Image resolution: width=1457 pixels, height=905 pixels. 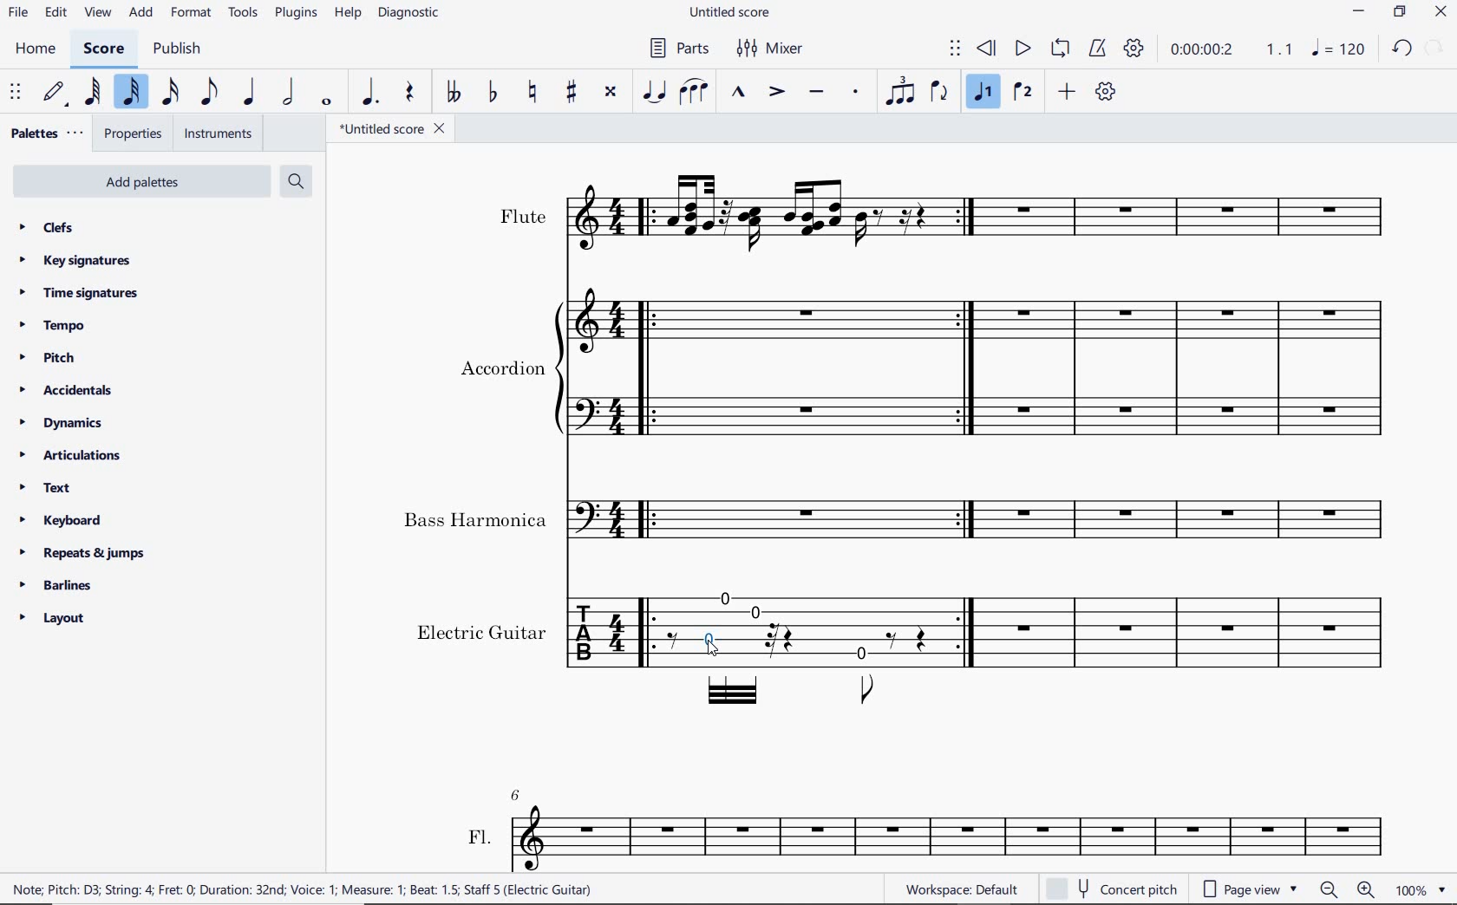 What do you see at coordinates (715, 647) in the screenshot?
I see `cursor selected note` at bounding box center [715, 647].